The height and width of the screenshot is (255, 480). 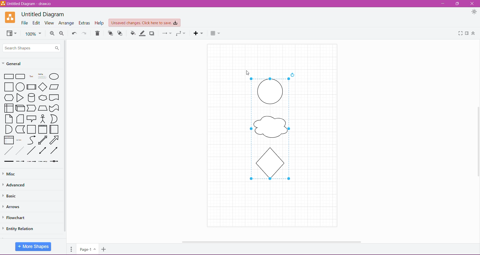 I want to click on More shapes, so click(x=33, y=246).